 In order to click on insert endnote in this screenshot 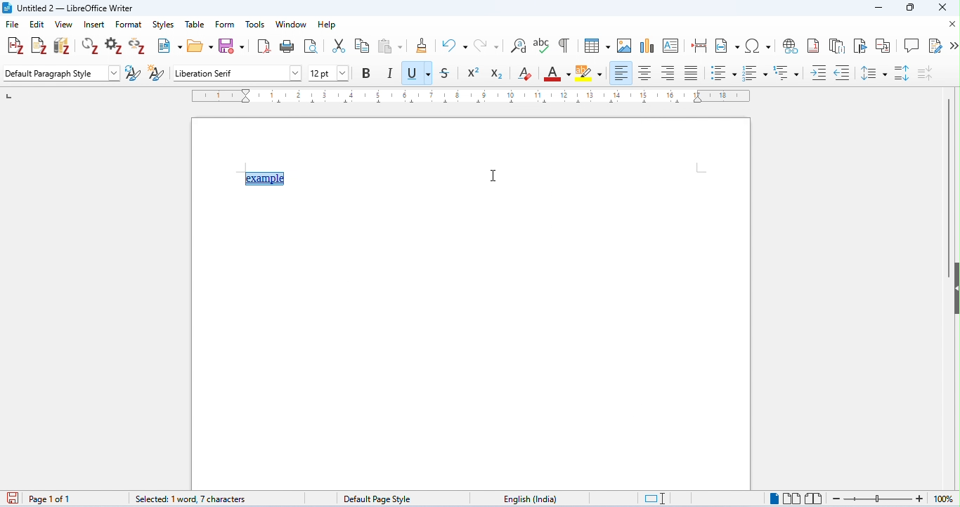, I will do `click(838, 46)`.